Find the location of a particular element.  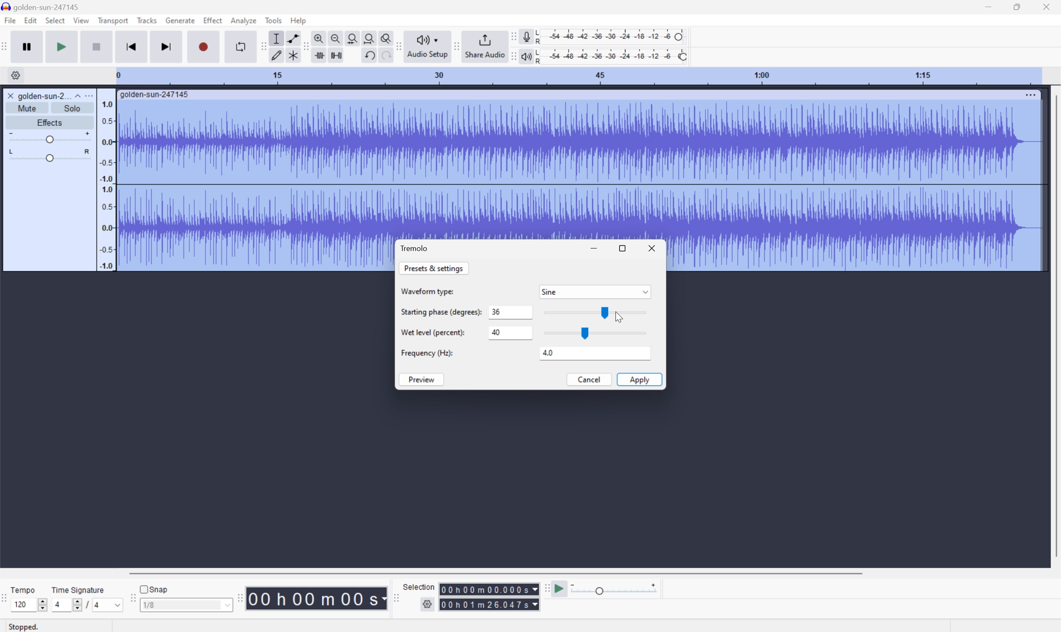

Drop Down is located at coordinates (644, 292).